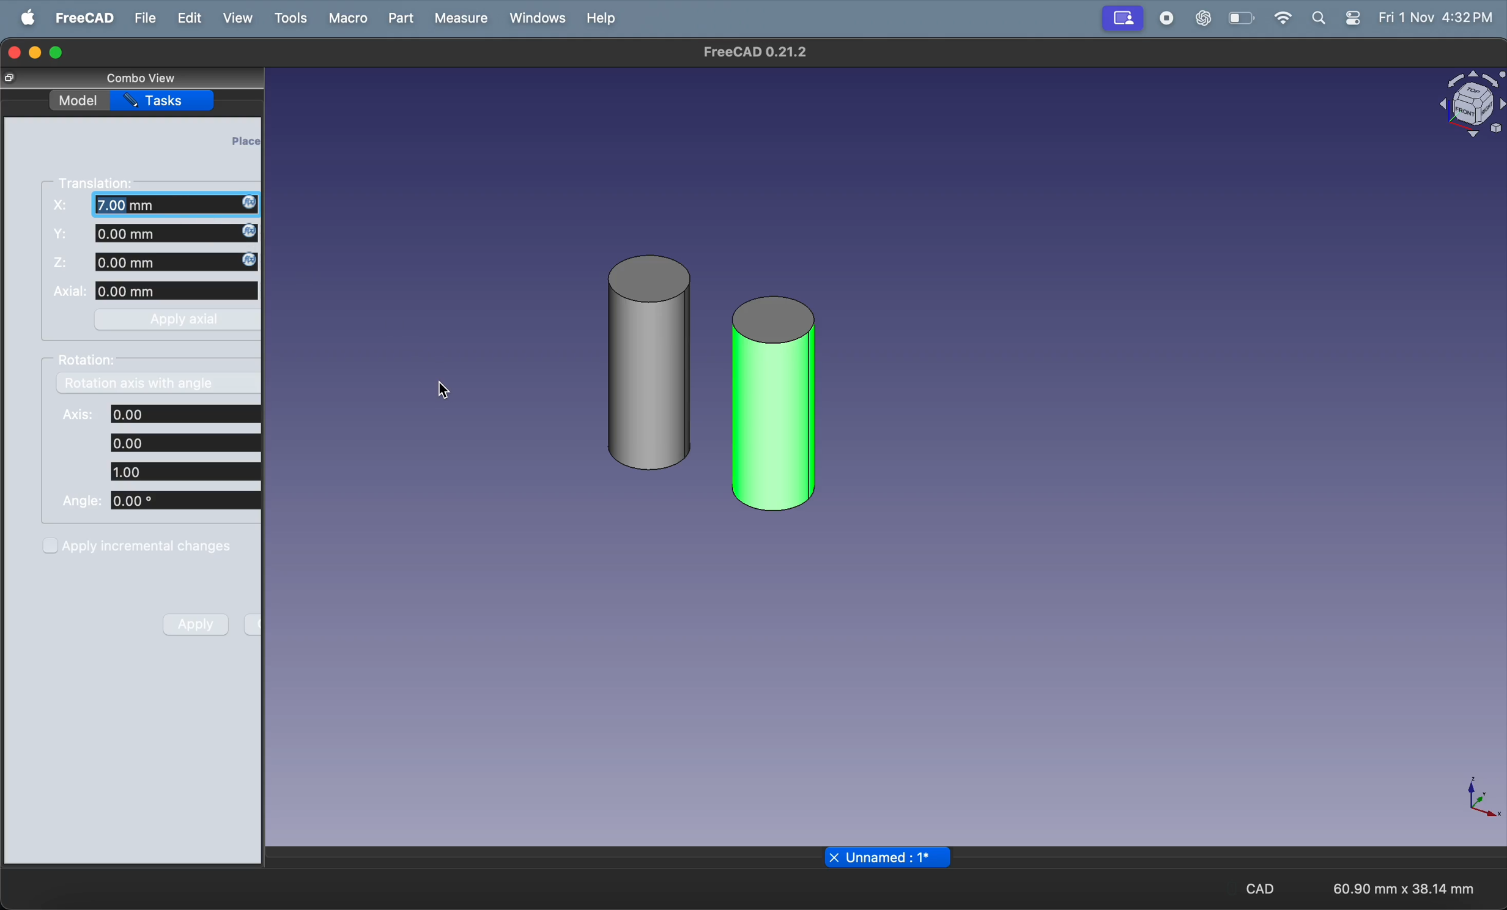  Describe the element at coordinates (92, 363) in the screenshot. I see `rotation` at that location.